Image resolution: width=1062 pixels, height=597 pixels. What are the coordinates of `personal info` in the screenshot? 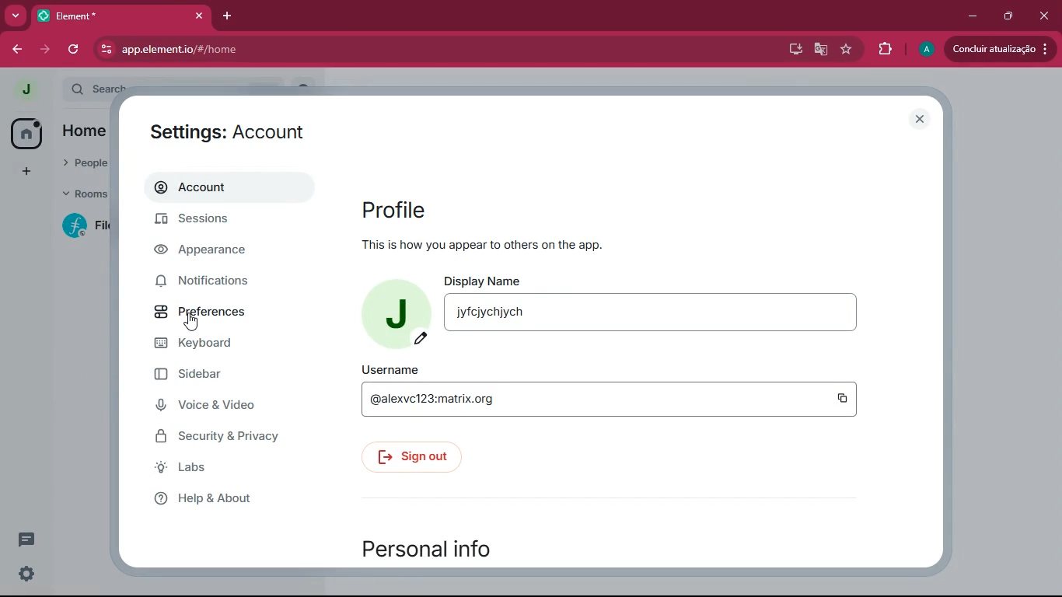 It's located at (459, 545).